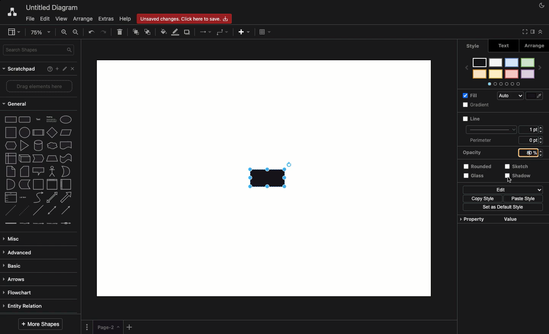  What do you see at coordinates (495, 74) in the screenshot?
I see `color 6` at bounding box center [495, 74].